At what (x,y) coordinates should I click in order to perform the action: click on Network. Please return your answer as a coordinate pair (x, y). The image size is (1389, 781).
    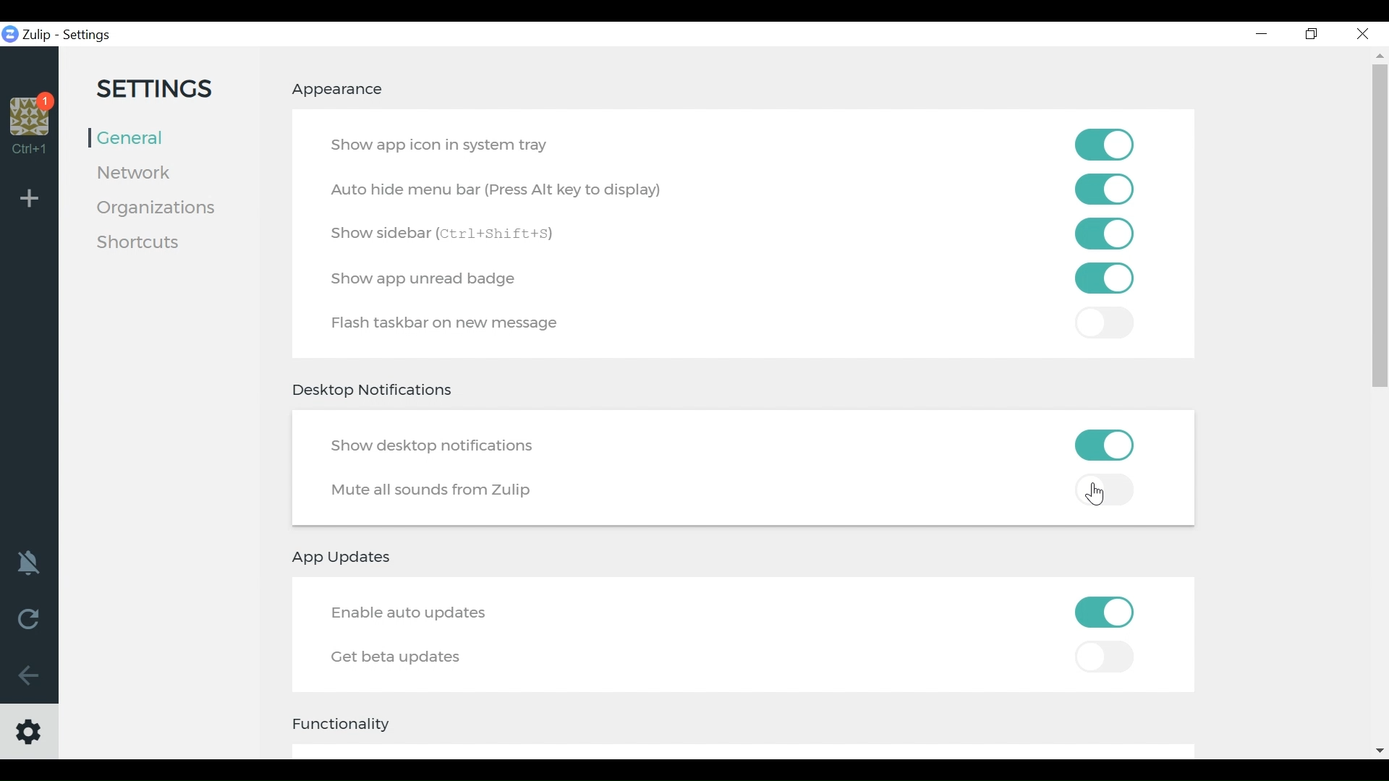
    Looking at the image, I should click on (140, 172).